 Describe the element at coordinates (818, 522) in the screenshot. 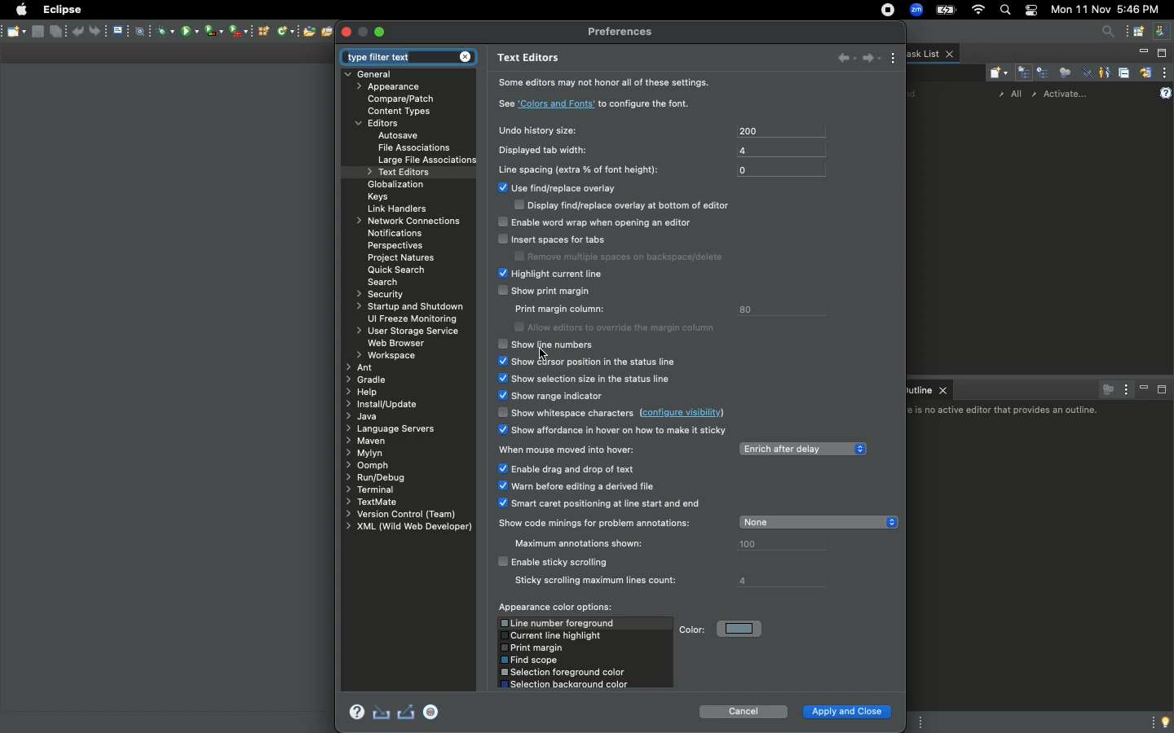

I see `None` at that location.